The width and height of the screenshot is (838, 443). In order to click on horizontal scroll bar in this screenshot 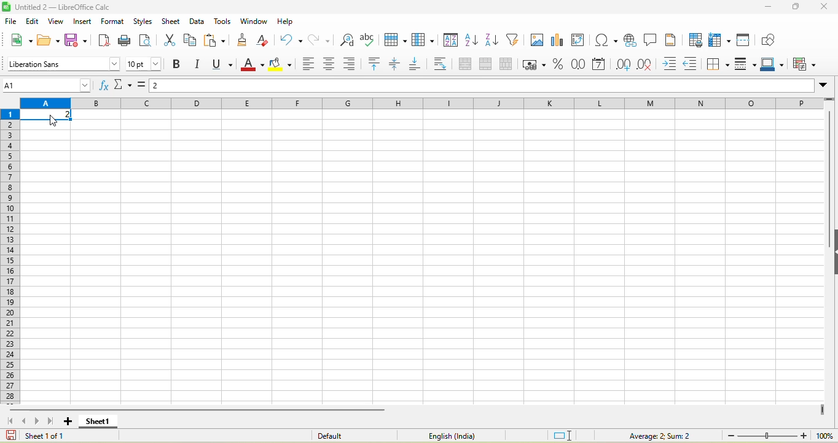, I will do `click(199, 409)`.